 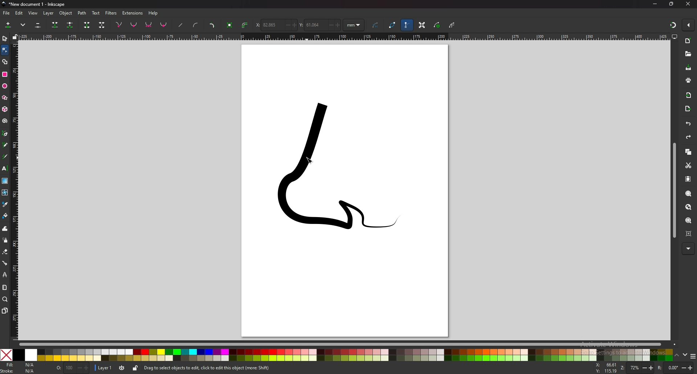 I want to click on show mask, so click(x=437, y=25).